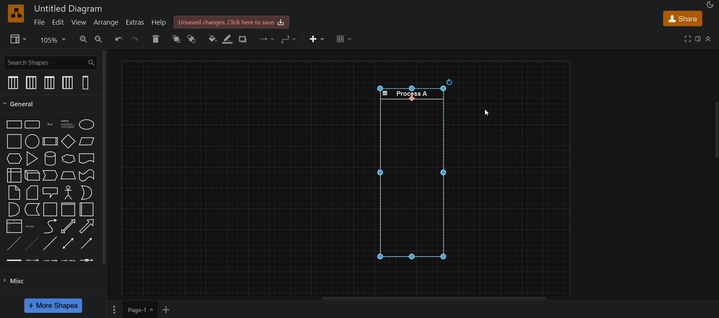 The image size is (719, 318). I want to click on misc, so click(14, 283).